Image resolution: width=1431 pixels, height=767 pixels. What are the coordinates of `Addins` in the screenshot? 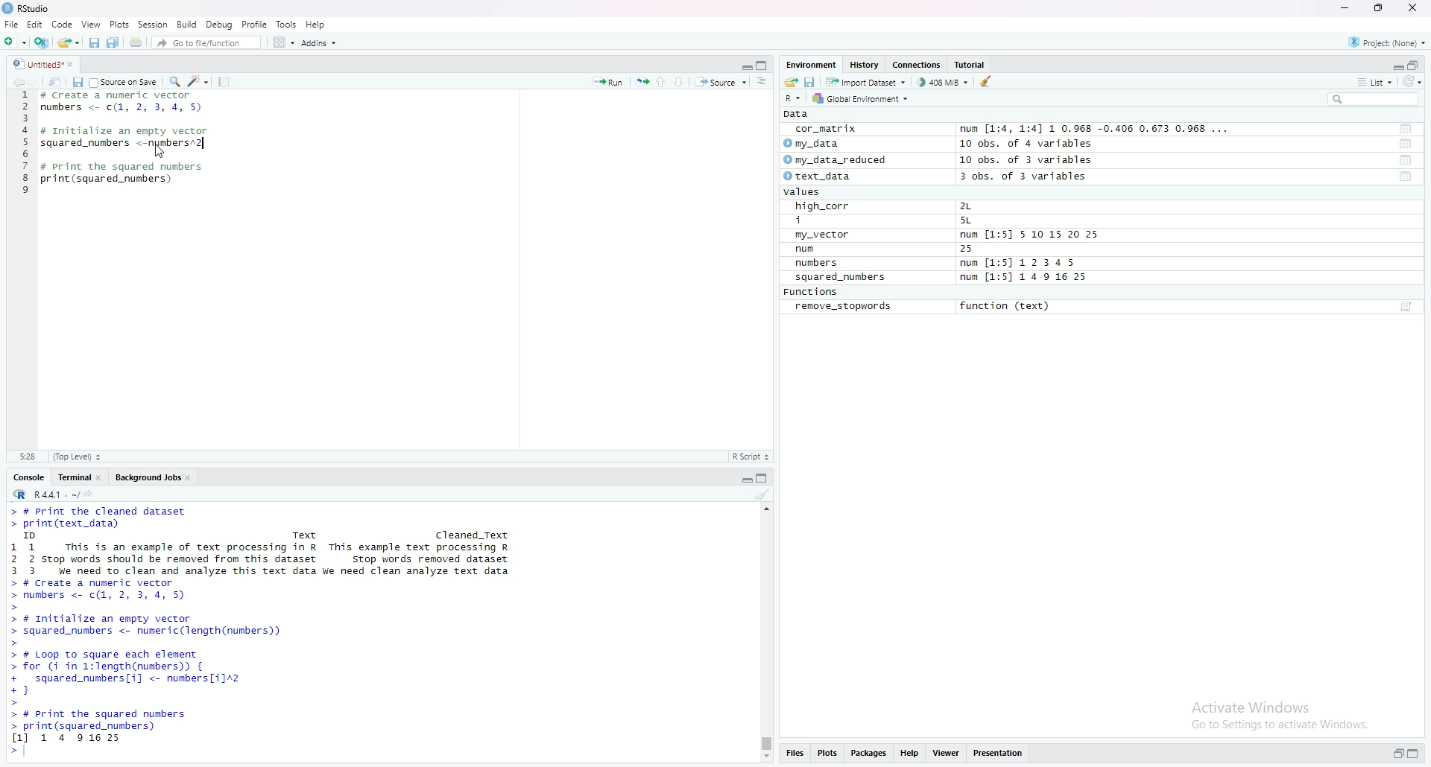 It's located at (318, 42).